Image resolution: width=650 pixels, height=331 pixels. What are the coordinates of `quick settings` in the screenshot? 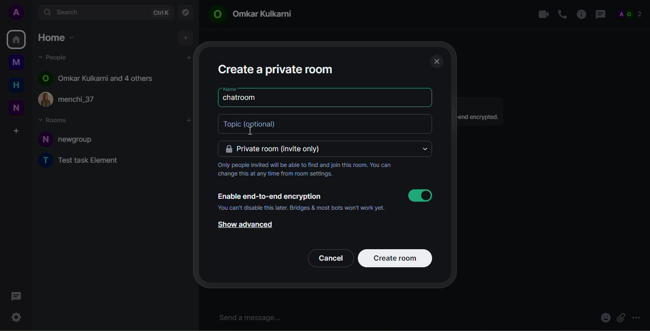 It's located at (16, 316).